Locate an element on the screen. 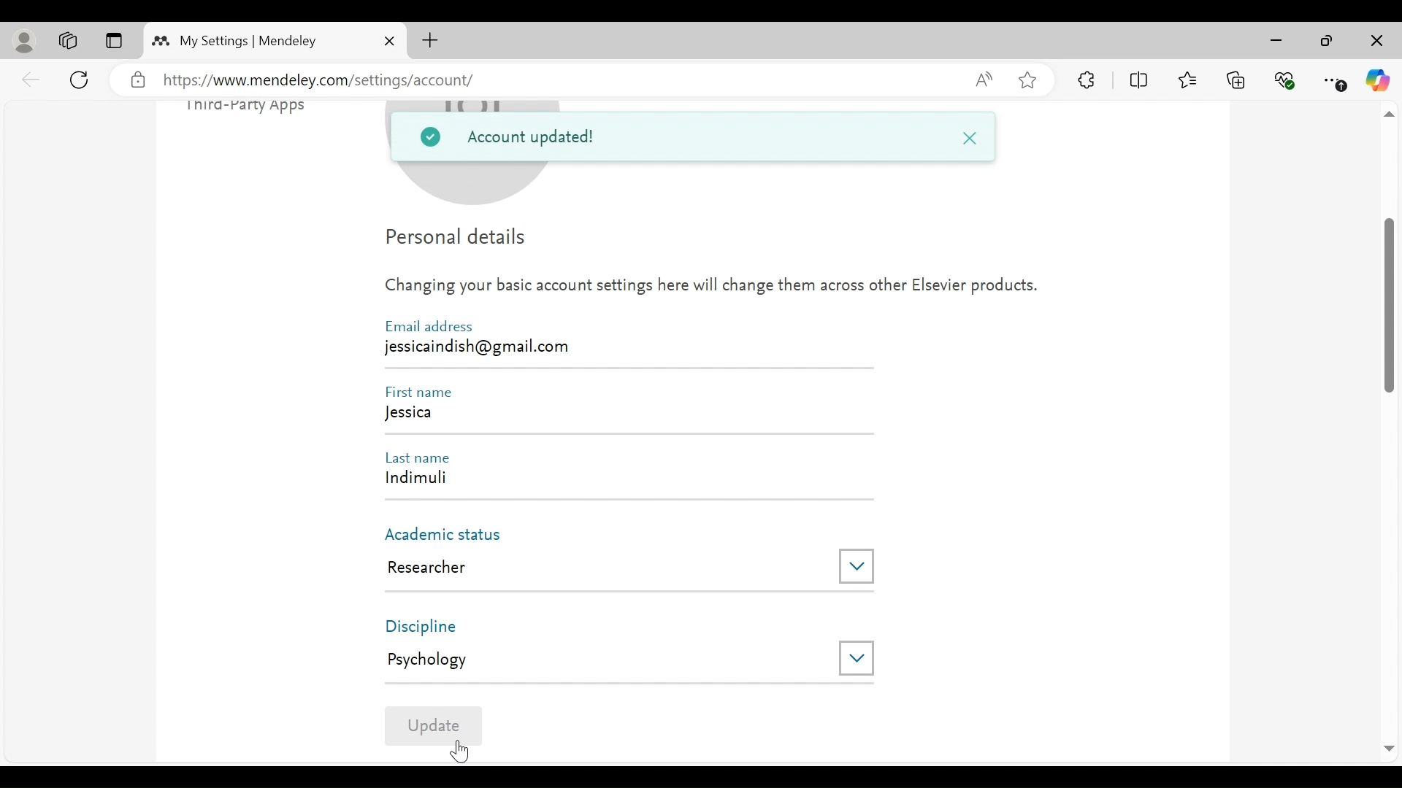  Split Screen is located at coordinates (1141, 80).